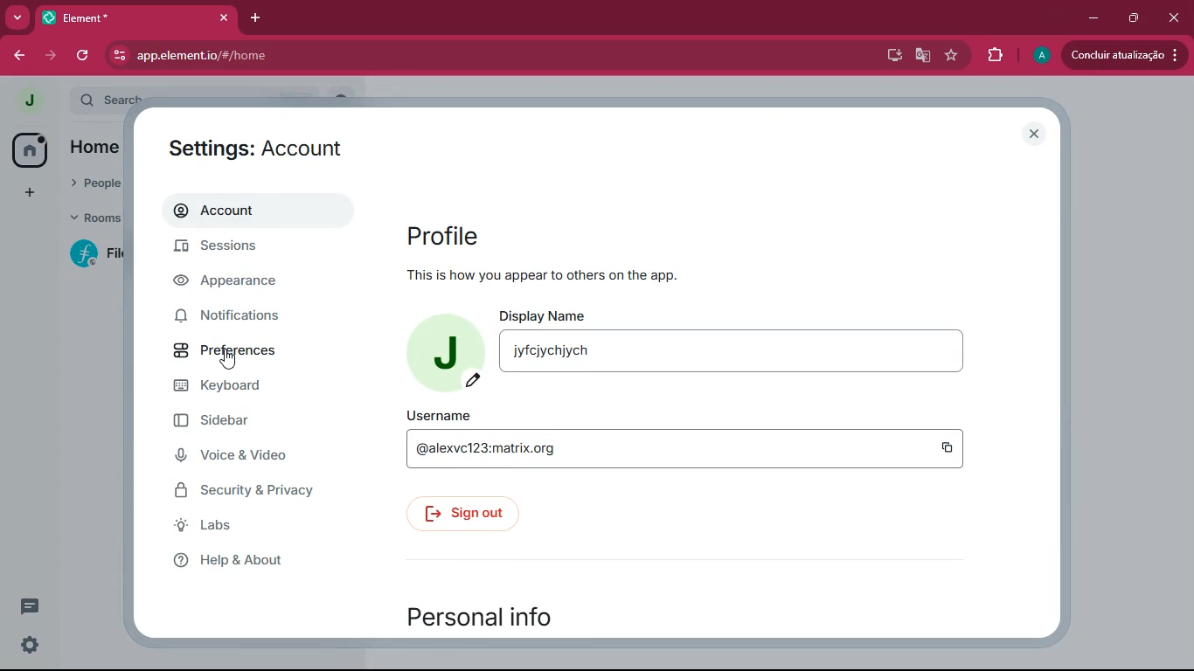  I want to click on cursor, so click(236, 365).